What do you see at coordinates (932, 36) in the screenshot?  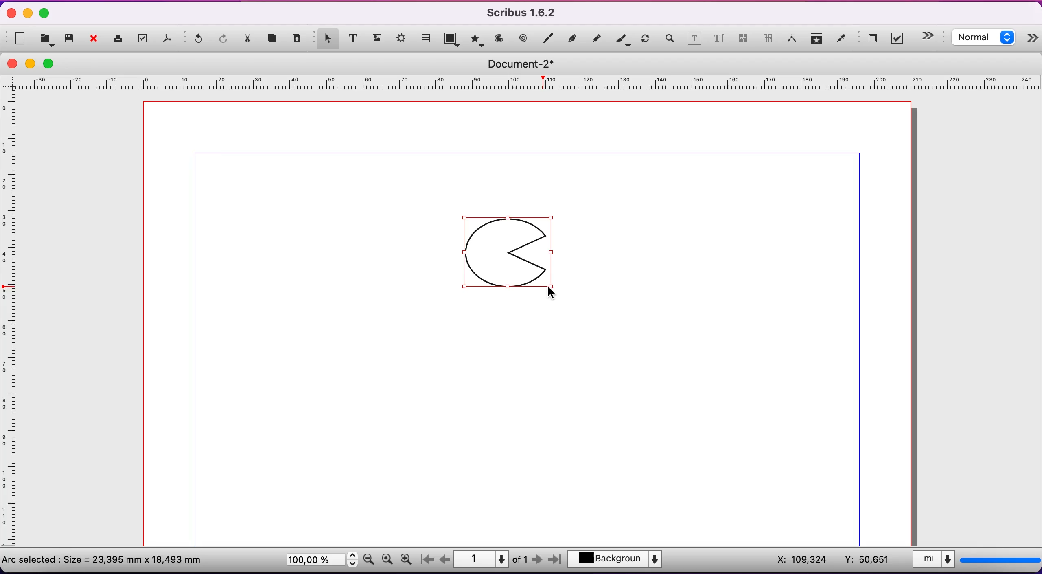 I see `hide/show panel` at bounding box center [932, 36].